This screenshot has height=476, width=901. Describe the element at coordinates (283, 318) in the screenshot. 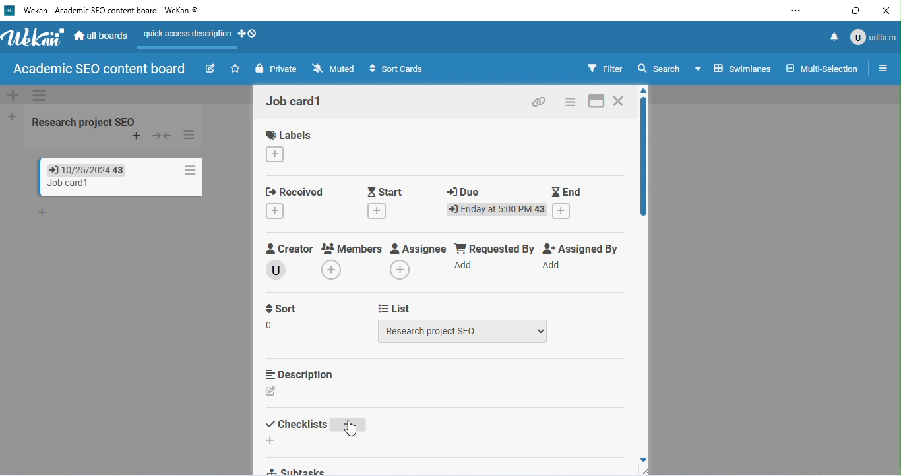

I see `sort` at that location.